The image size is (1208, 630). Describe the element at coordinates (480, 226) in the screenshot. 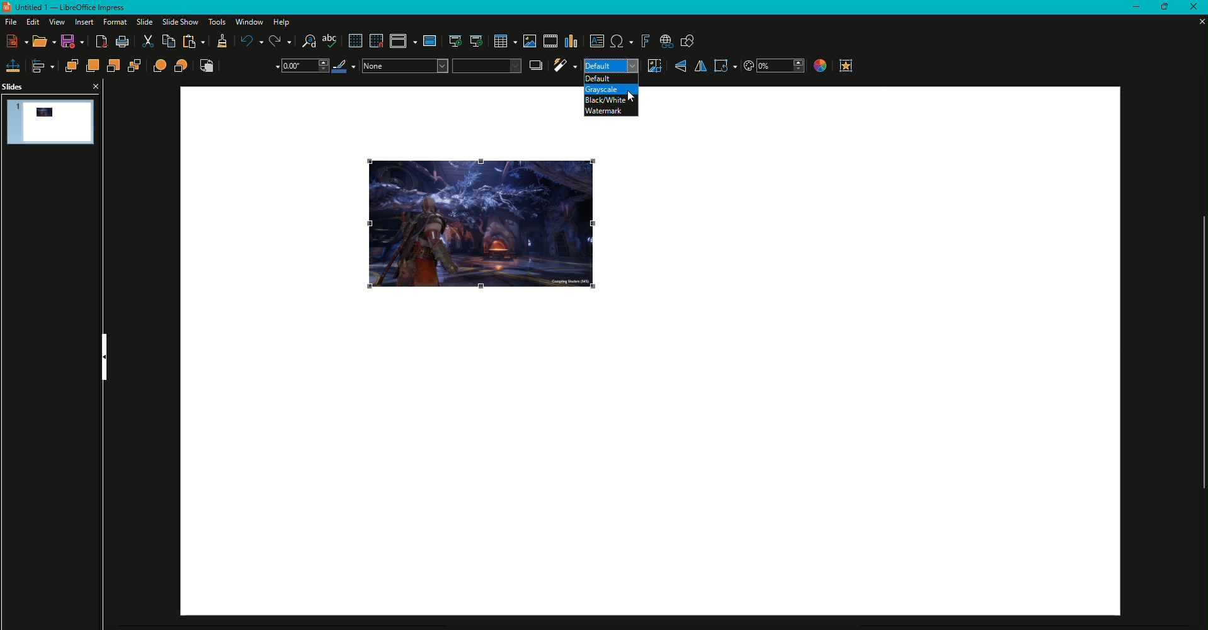

I see `Image` at that location.